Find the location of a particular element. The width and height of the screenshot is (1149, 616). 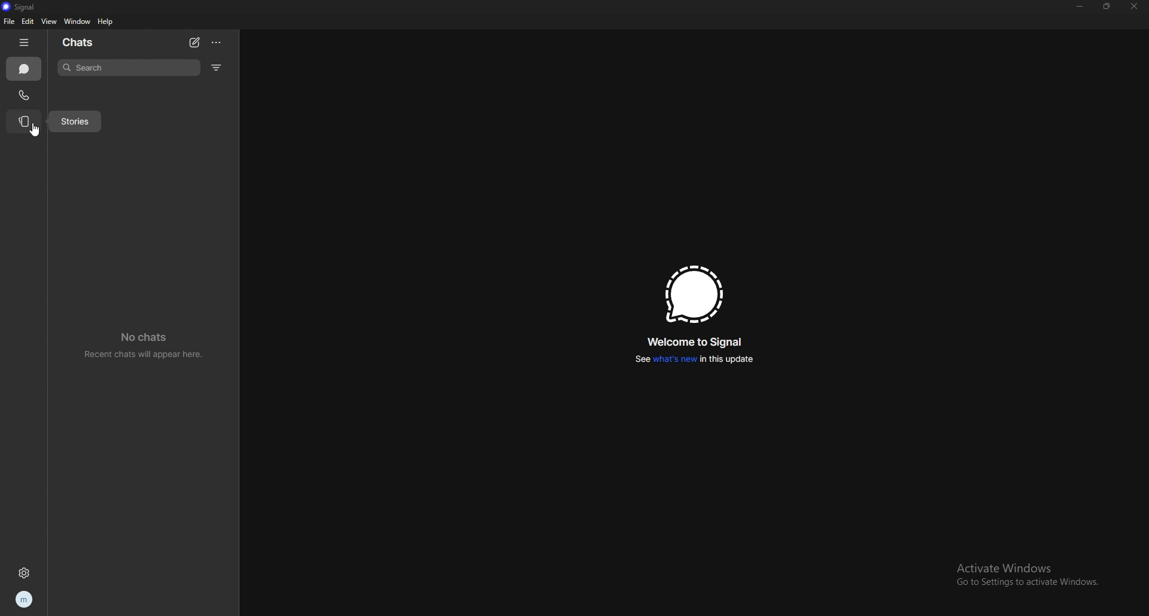

filter is located at coordinates (217, 68).